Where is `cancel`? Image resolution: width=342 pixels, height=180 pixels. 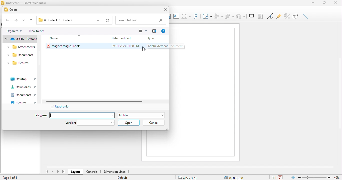 cancel is located at coordinates (154, 123).